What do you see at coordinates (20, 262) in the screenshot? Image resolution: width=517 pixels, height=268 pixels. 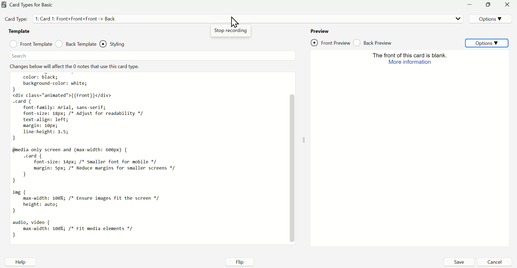 I see `Help` at bounding box center [20, 262].